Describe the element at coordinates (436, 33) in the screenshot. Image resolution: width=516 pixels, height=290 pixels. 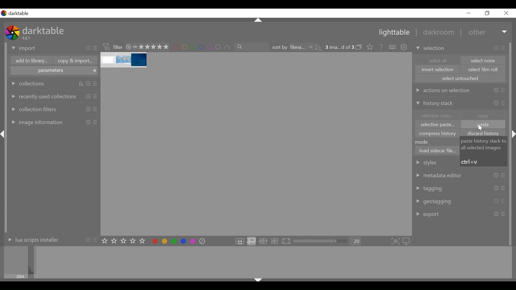
I see `darkroom` at that location.